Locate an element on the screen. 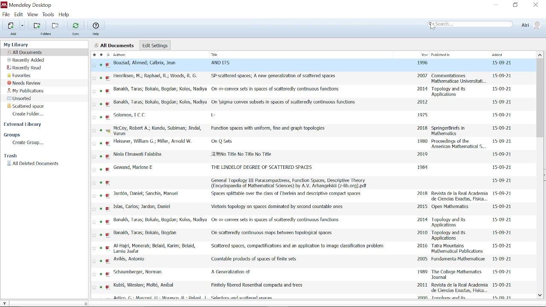  Mendeley desktop is located at coordinates (30, 5).